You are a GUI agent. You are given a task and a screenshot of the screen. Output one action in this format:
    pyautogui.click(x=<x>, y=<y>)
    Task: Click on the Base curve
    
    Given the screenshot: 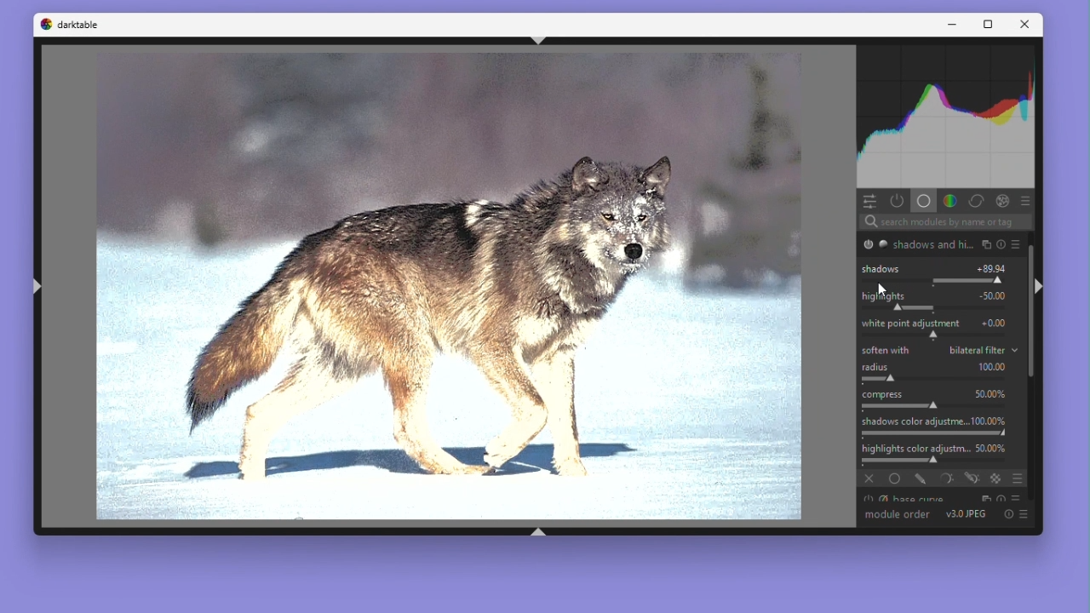 What is the action you would take?
    pyautogui.click(x=923, y=498)
    